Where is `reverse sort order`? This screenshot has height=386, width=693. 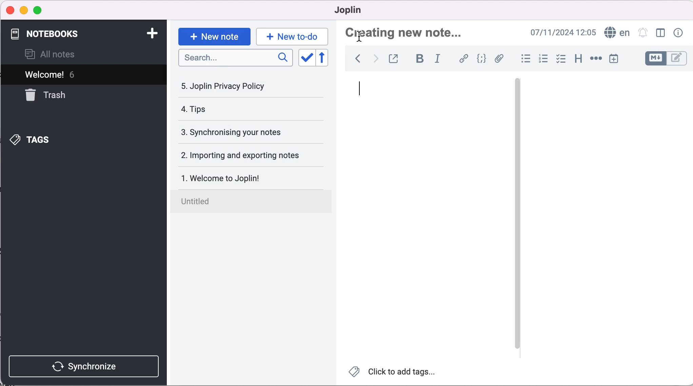 reverse sort order is located at coordinates (325, 58).